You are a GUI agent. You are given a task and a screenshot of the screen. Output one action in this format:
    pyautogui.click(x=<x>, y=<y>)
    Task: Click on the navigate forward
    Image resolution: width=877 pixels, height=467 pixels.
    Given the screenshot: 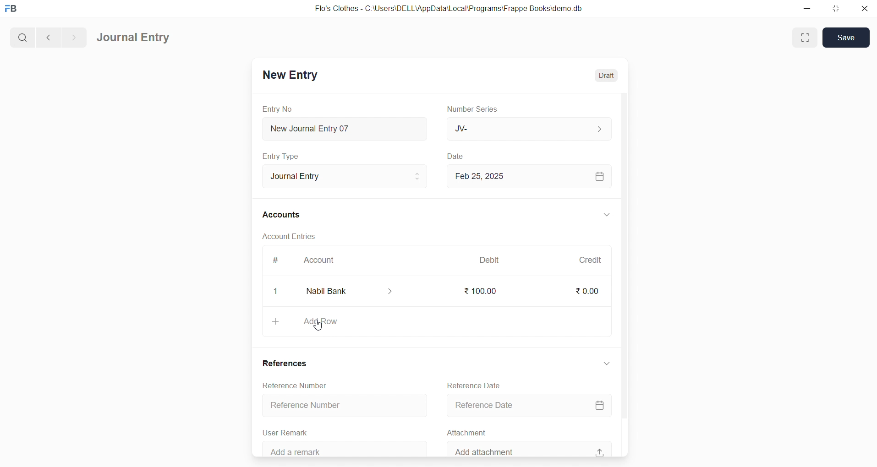 What is the action you would take?
    pyautogui.click(x=74, y=36)
    